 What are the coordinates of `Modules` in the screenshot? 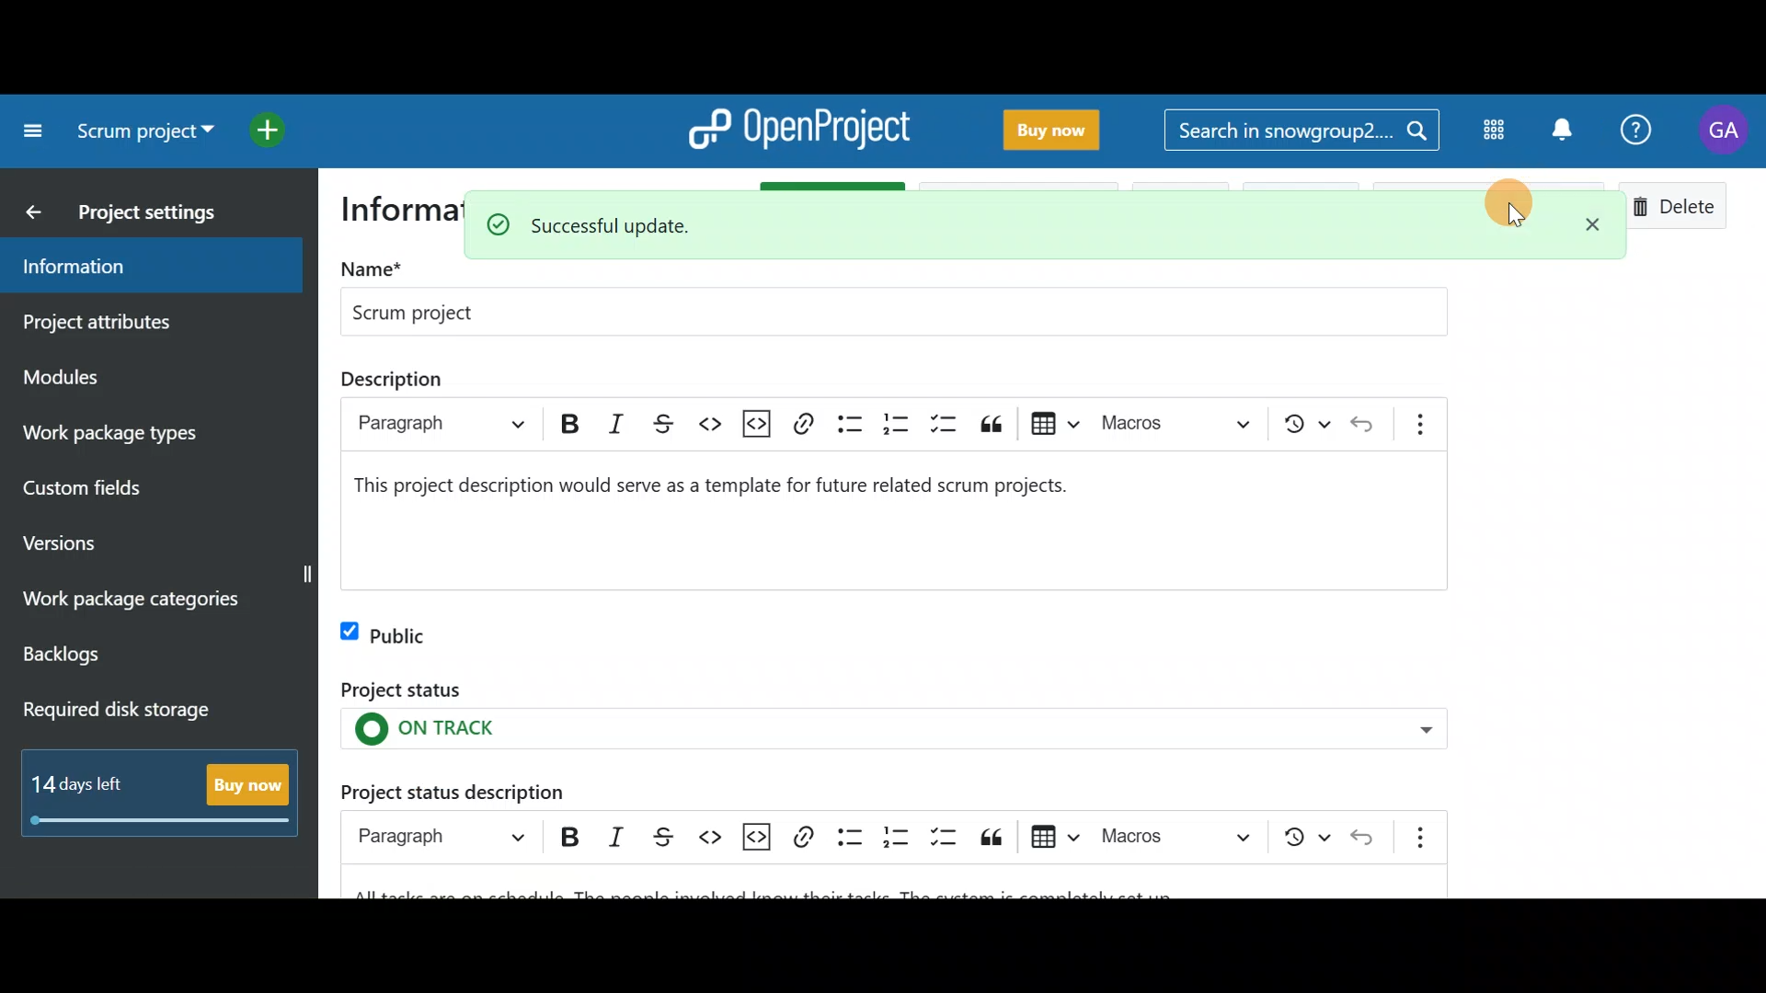 It's located at (129, 376).